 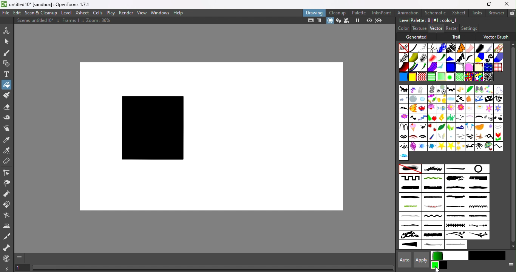 I want to click on Chick, so click(x=441, y=99).